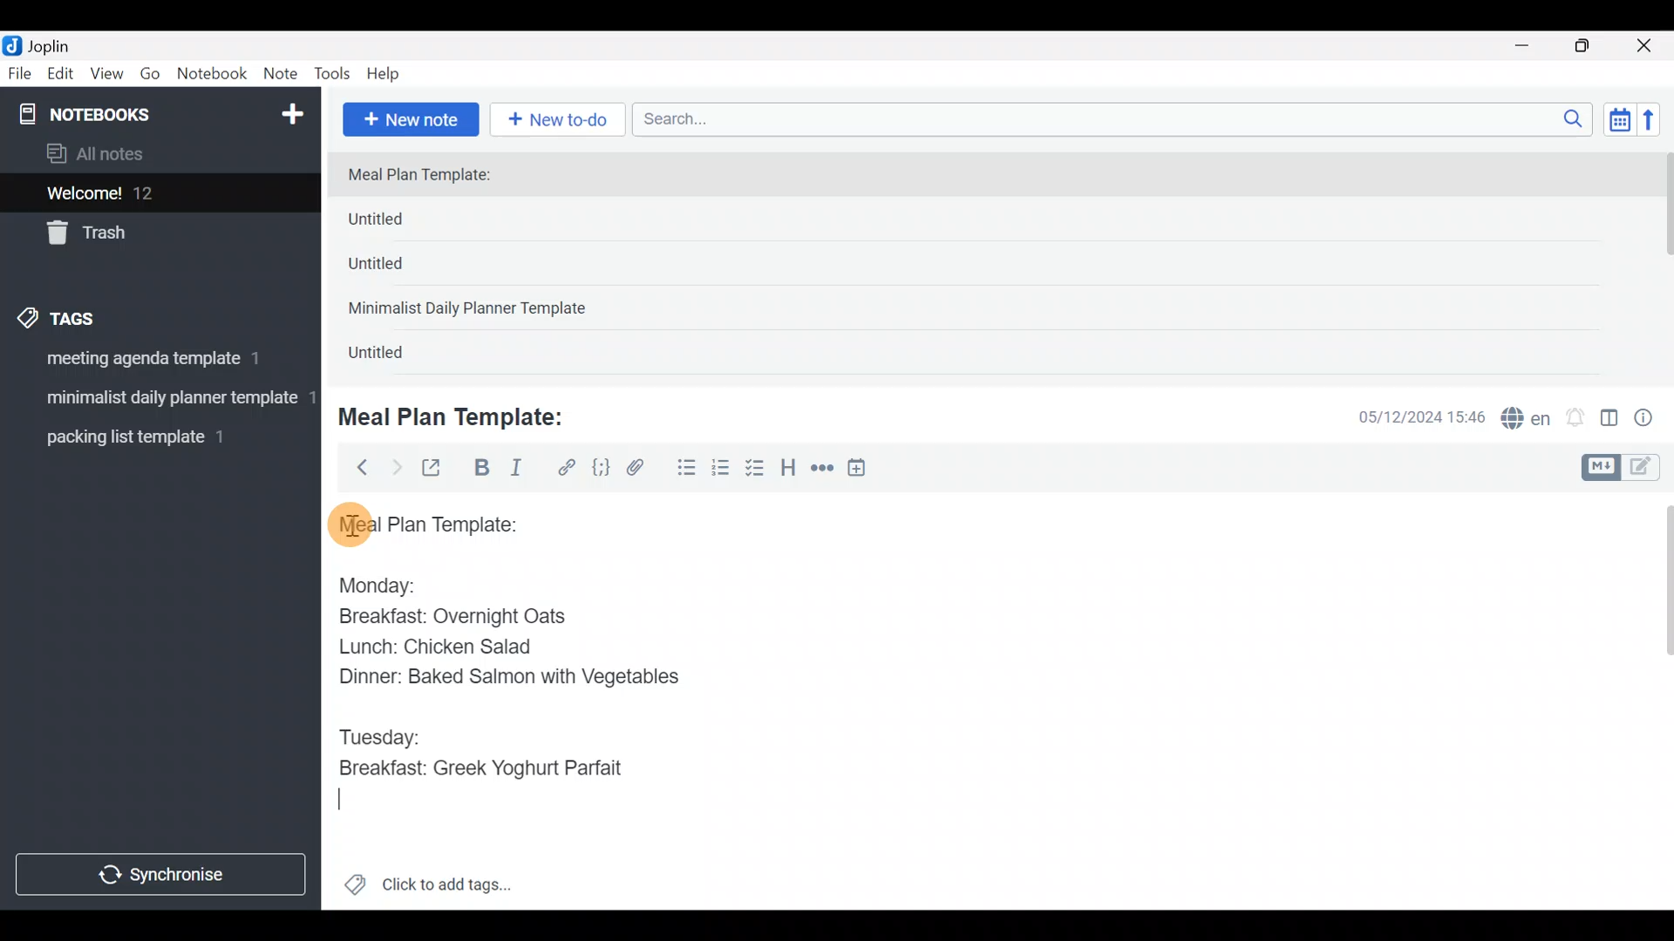 This screenshot has height=941, width=1674. I want to click on New note, so click(409, 118).